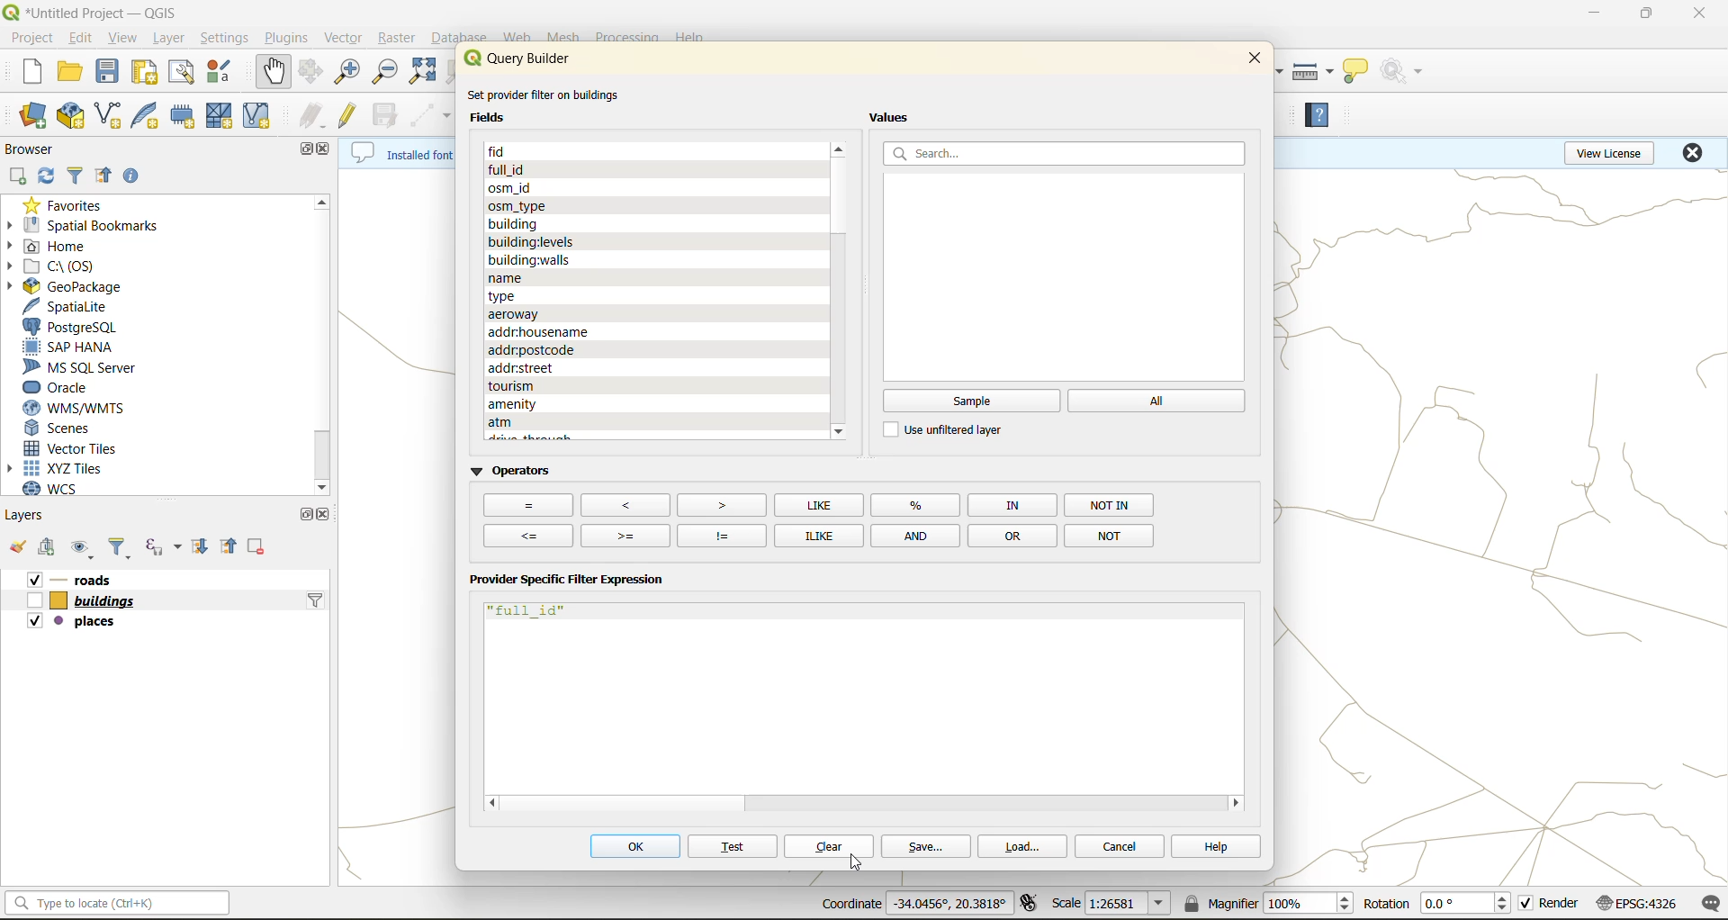 The width and height of the screenshot is (1728, 920). I want to click on clear, so click(830, 847).